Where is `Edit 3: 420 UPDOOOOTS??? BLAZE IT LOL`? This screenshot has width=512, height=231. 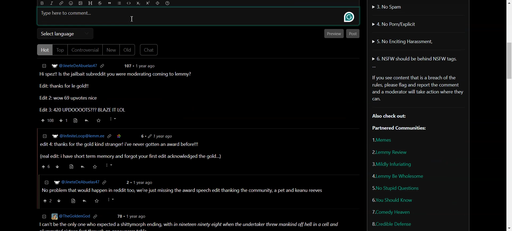 Edit 3: 420 UPDOOOOTS??? BLAZE IT LOL is located at coordinates (79, 110).